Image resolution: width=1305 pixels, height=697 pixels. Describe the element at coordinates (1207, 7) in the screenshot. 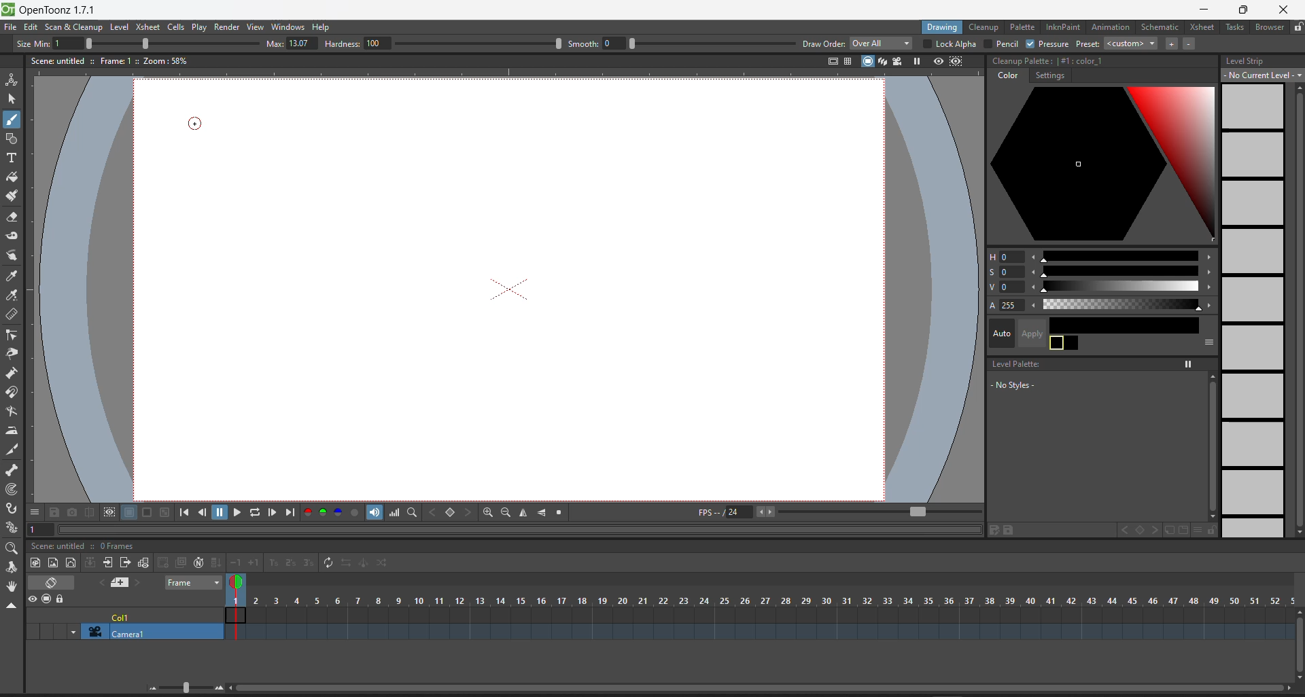

I see `minimize` at that location.